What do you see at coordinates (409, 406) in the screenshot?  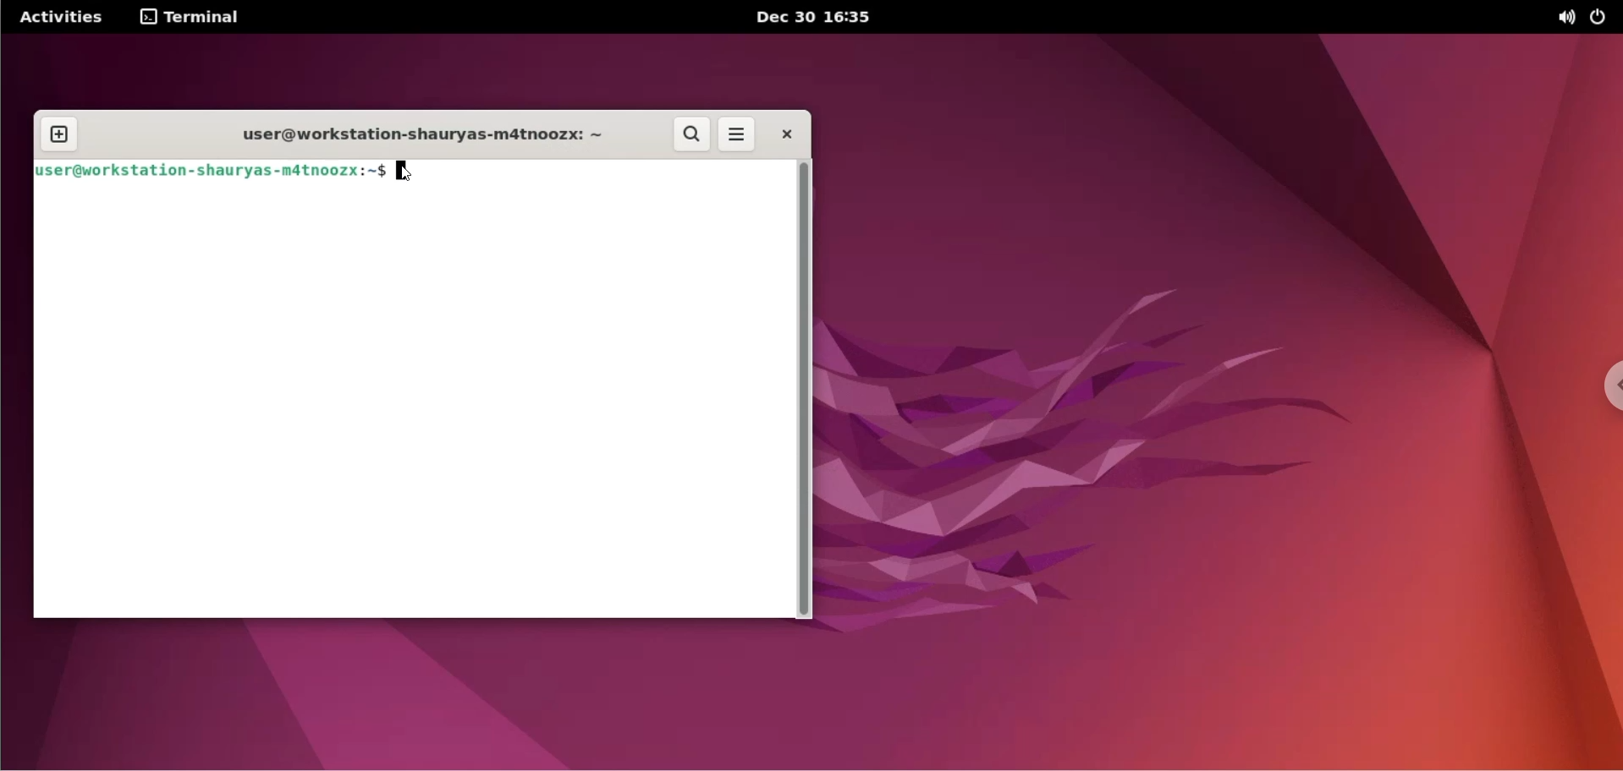 I see `command input box` at bounding box center [409, 406].